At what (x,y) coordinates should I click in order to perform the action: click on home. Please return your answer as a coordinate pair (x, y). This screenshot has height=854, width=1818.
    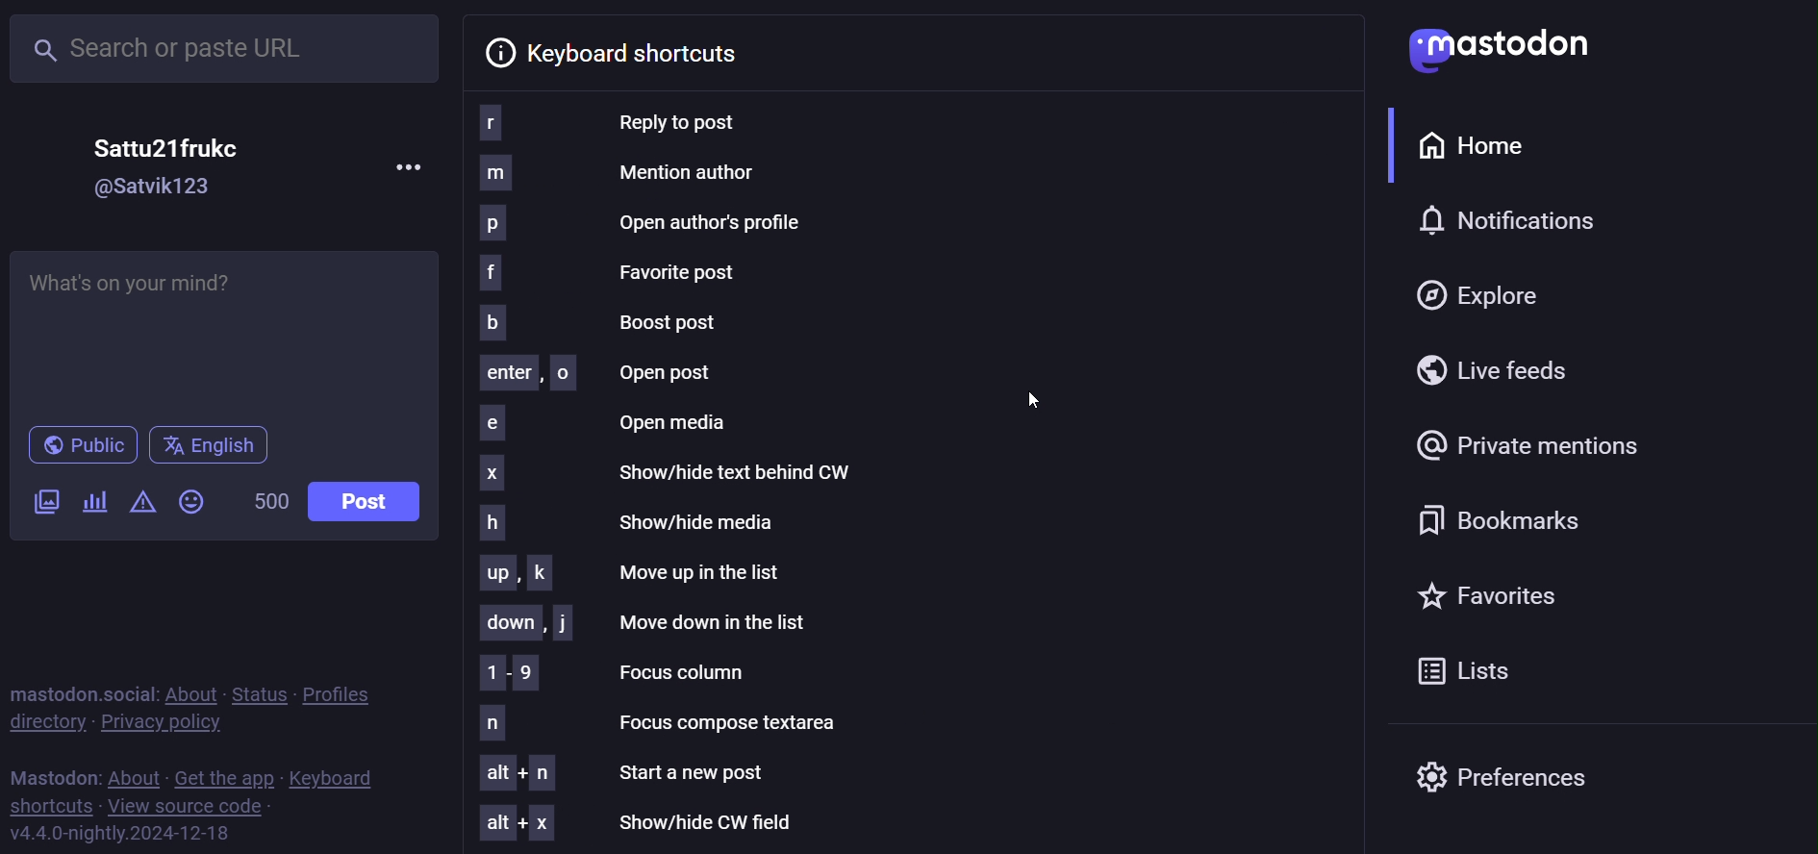
    Looking at the image, I should click on (1479, 145).